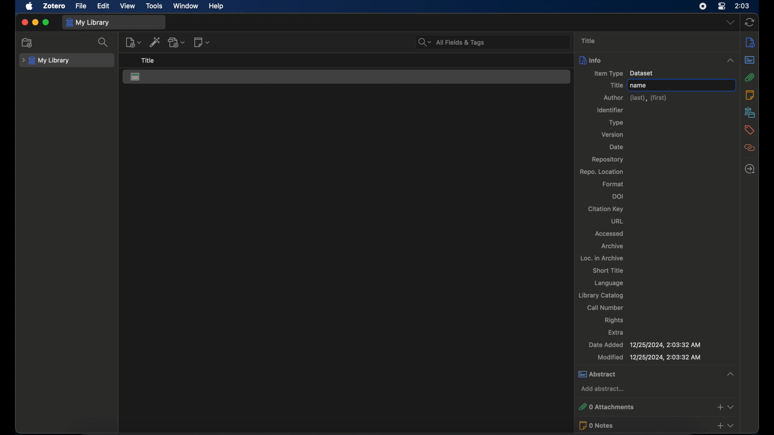 Image resolution: width=774 pixels, height=435 pixels. I want to click on my library, so click(46, 60).